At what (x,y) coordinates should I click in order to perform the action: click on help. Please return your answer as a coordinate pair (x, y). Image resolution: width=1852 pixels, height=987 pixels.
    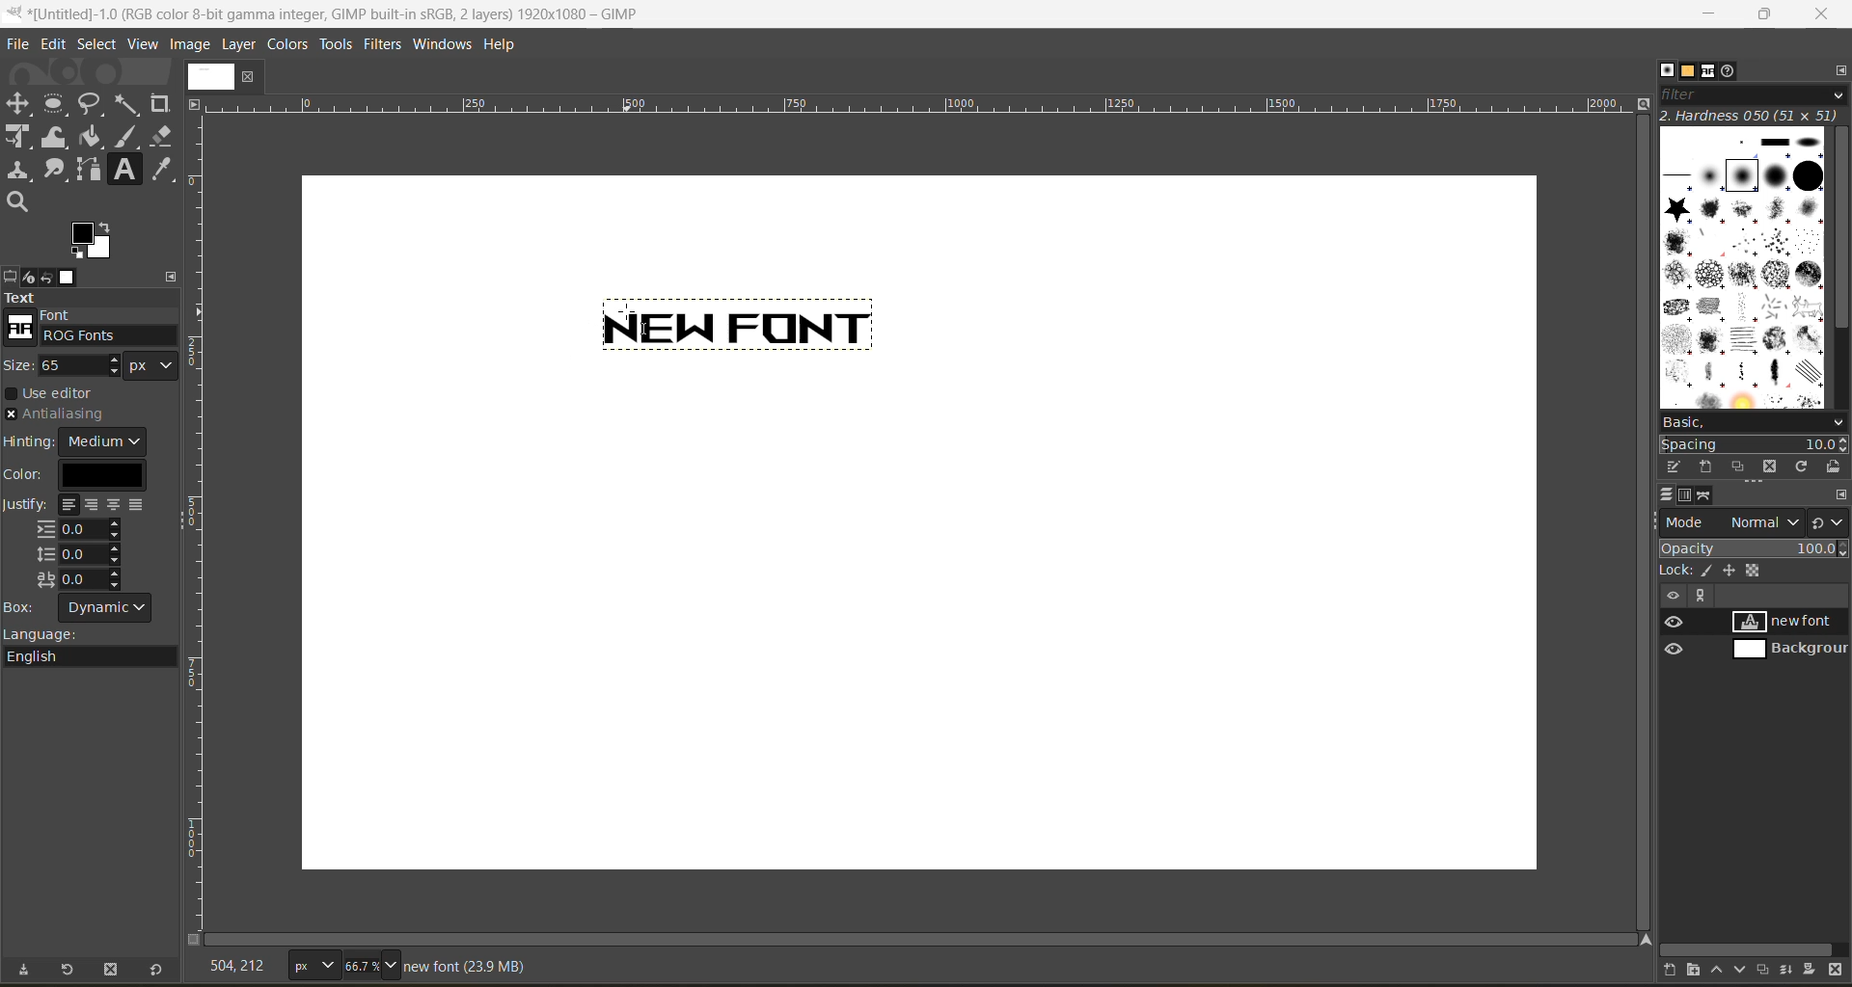
    Looking at the image, I should click on (509, 47).